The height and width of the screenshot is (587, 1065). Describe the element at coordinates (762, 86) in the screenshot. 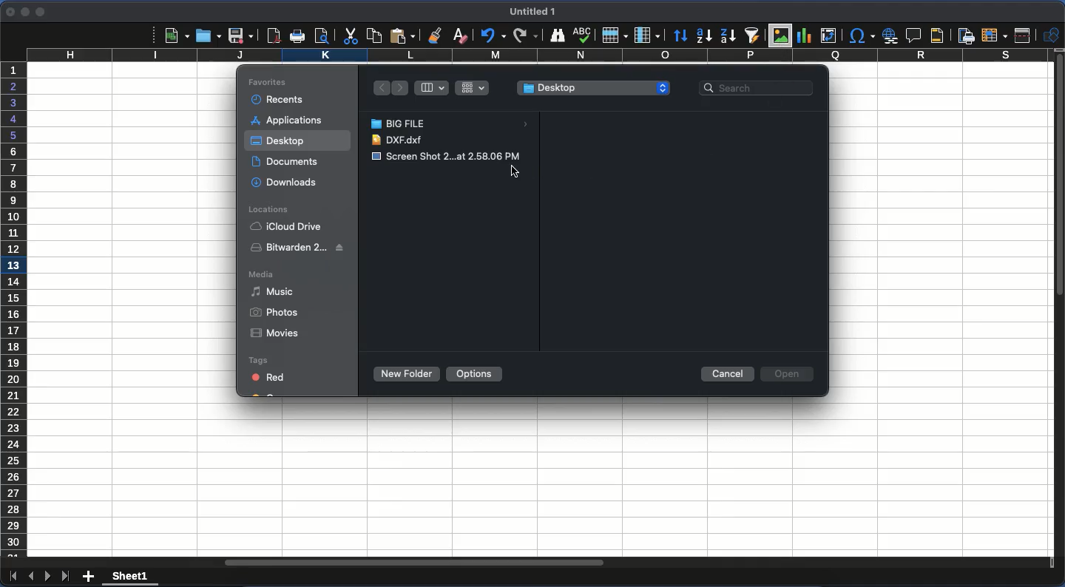

I see `search` at that location.